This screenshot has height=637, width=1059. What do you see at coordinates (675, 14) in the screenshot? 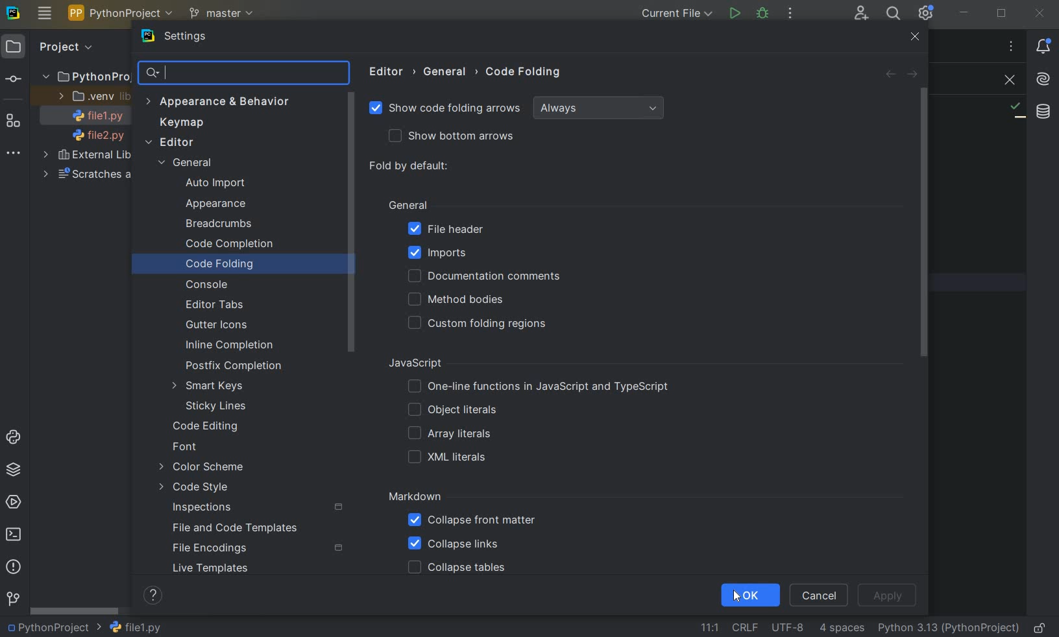
I see `CURRENT FILE` at bounding box center [675, 14].